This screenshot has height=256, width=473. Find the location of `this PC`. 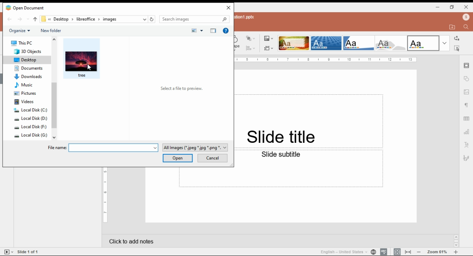

this PC is located at coordinates (22, 43).